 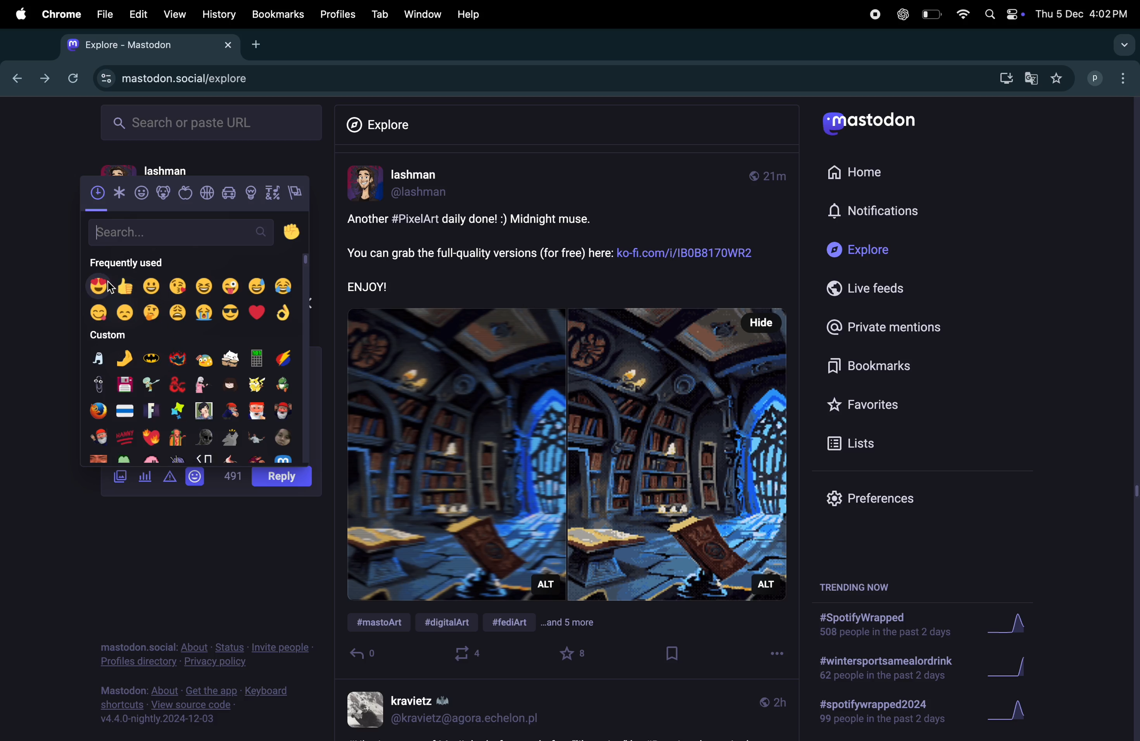 What do you see at coordinates (428, 184) in the screenshot?
I see `userprofile` at bounding box center [428, 184].